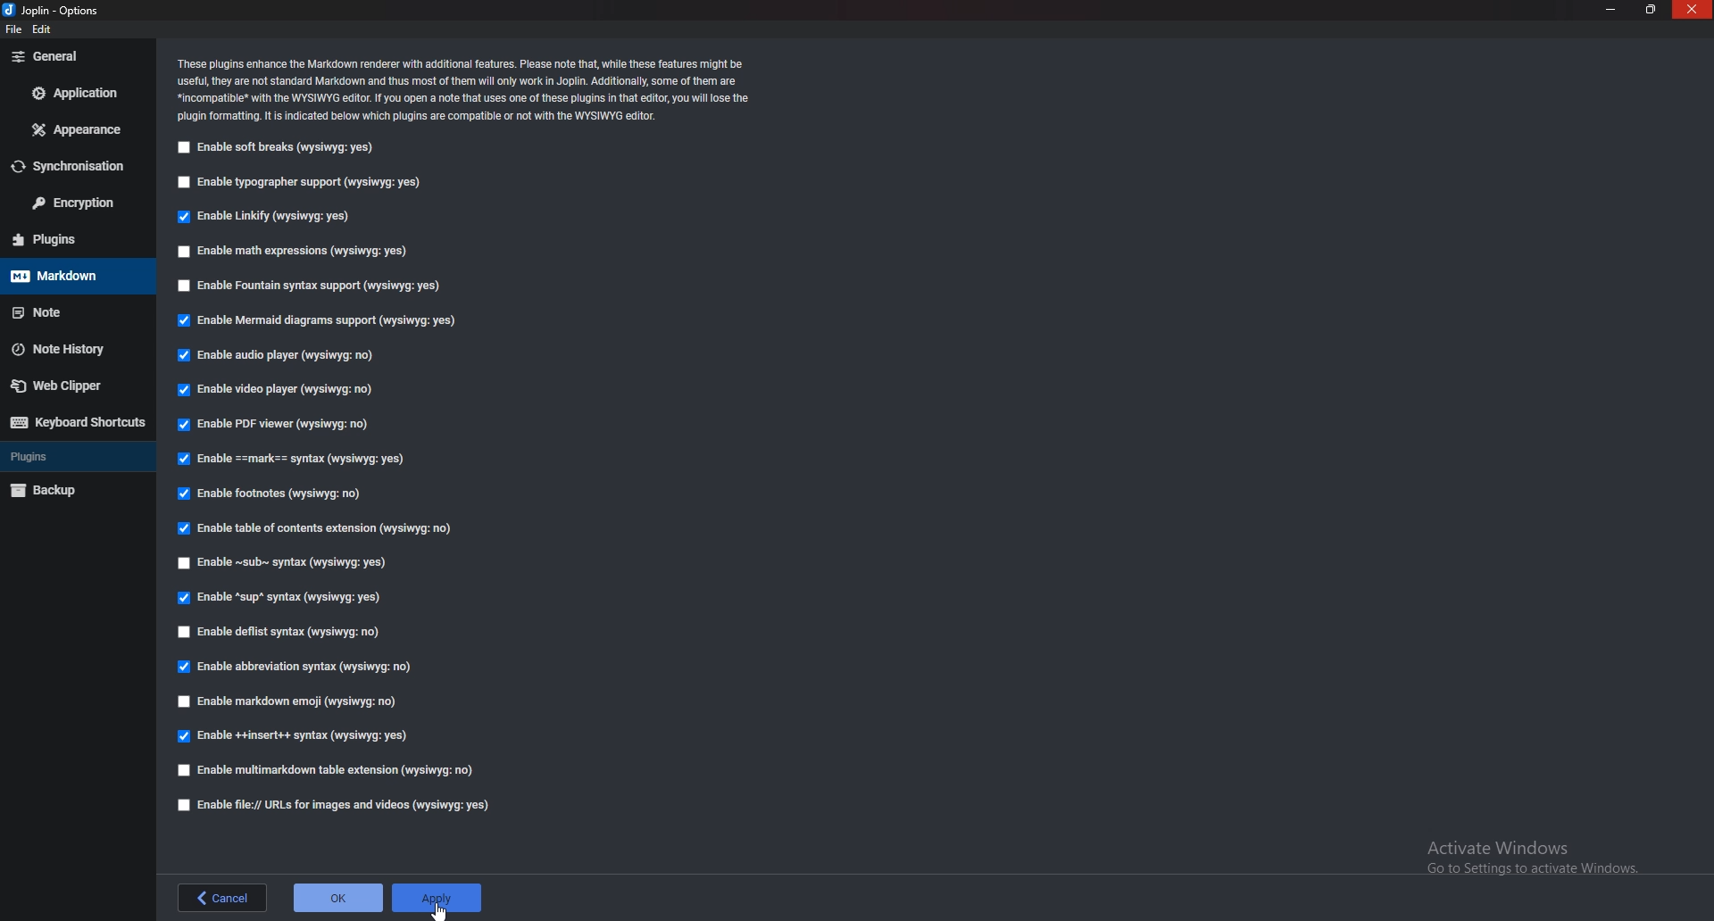 This screenshot has height=921, width=1714. Describe the element at coordinates (76, 347) in the screenshot. I see `note history` at that location.